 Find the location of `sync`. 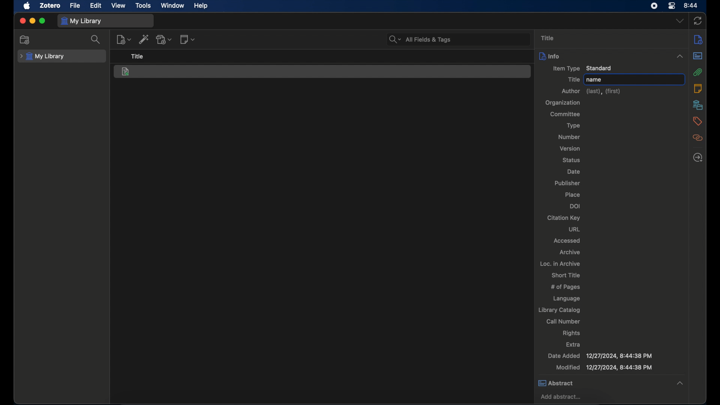

sync is located at coordinates (699, 20).